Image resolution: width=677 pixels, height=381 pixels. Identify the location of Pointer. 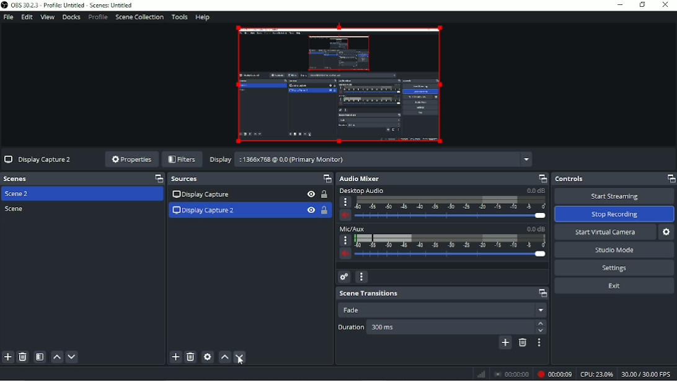
(242, 363).